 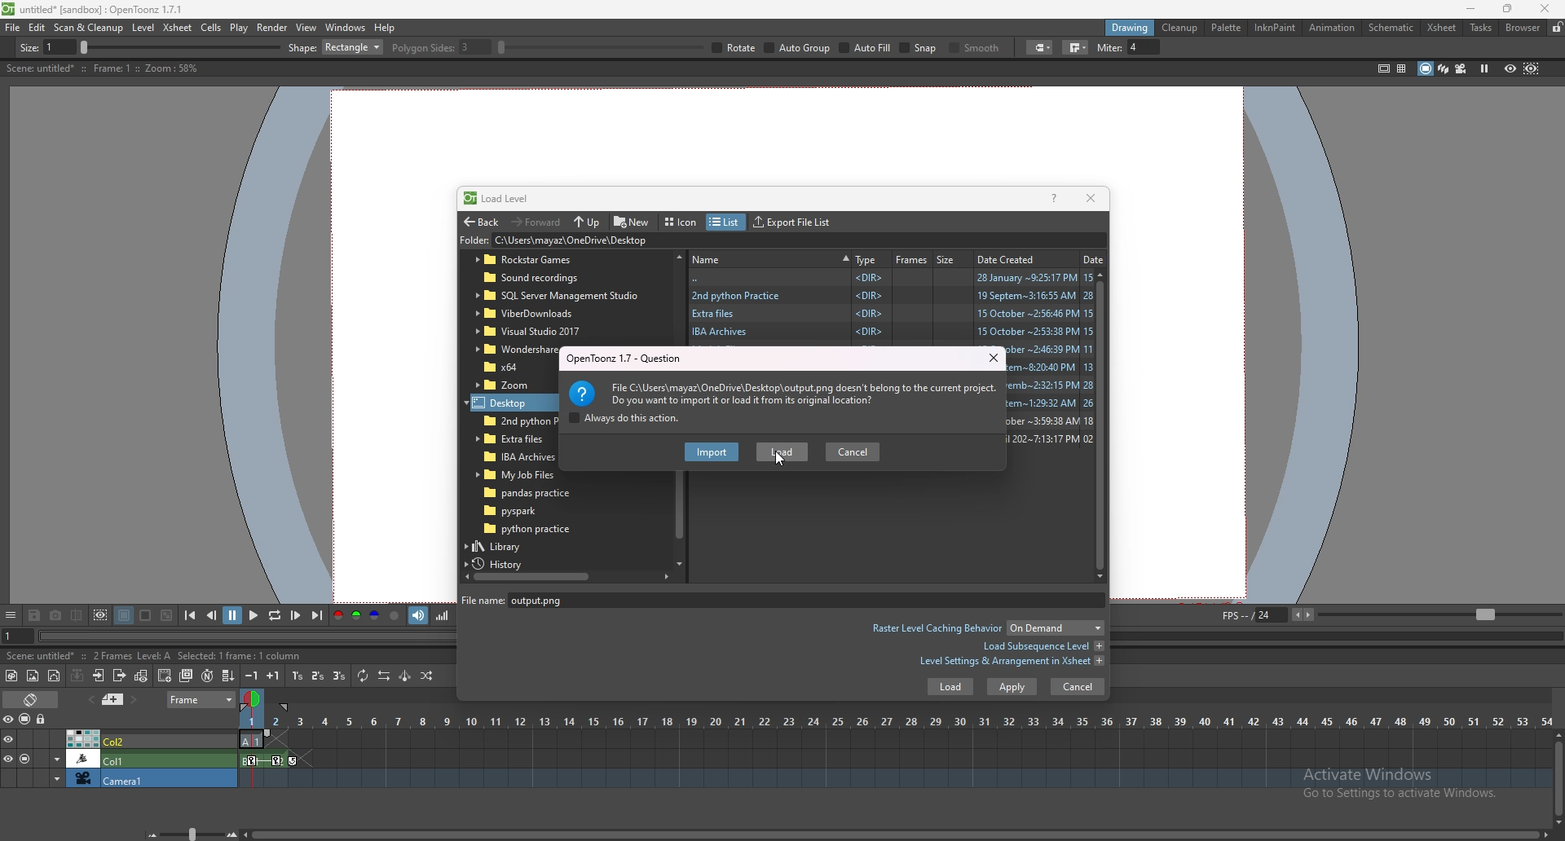 What do you see at coordinates (1383, 68) in the screenshot?
I see `safe area` at bounding box center [1383, 68].